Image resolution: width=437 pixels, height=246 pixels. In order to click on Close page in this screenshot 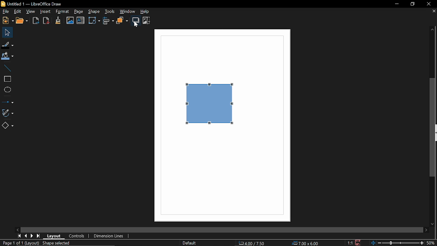, I will do `click(433, 12)`.